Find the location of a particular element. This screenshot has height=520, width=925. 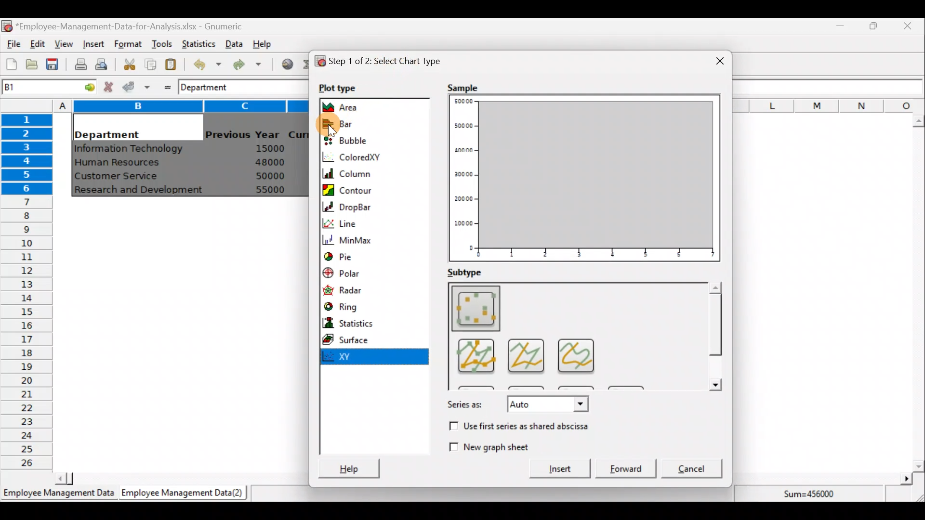

Accept change is located at coordinates (136, 86).